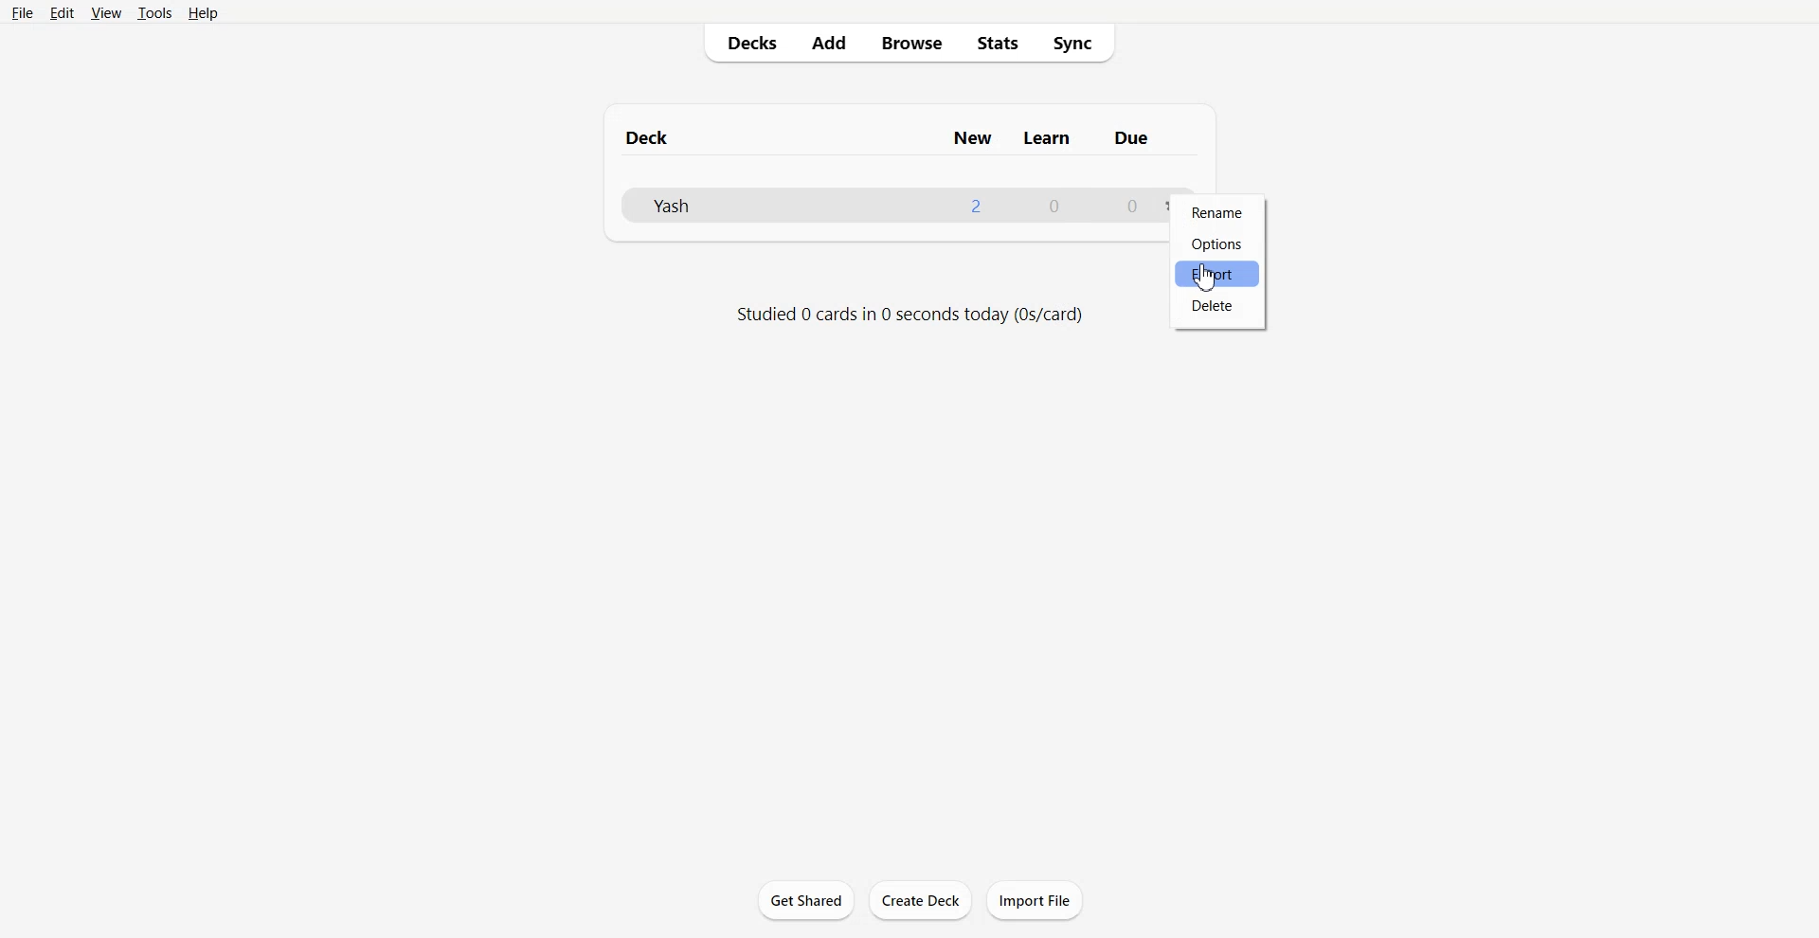  Describe the element at coordinates (829, 44) in the screenshot. I see `Add` at that location.